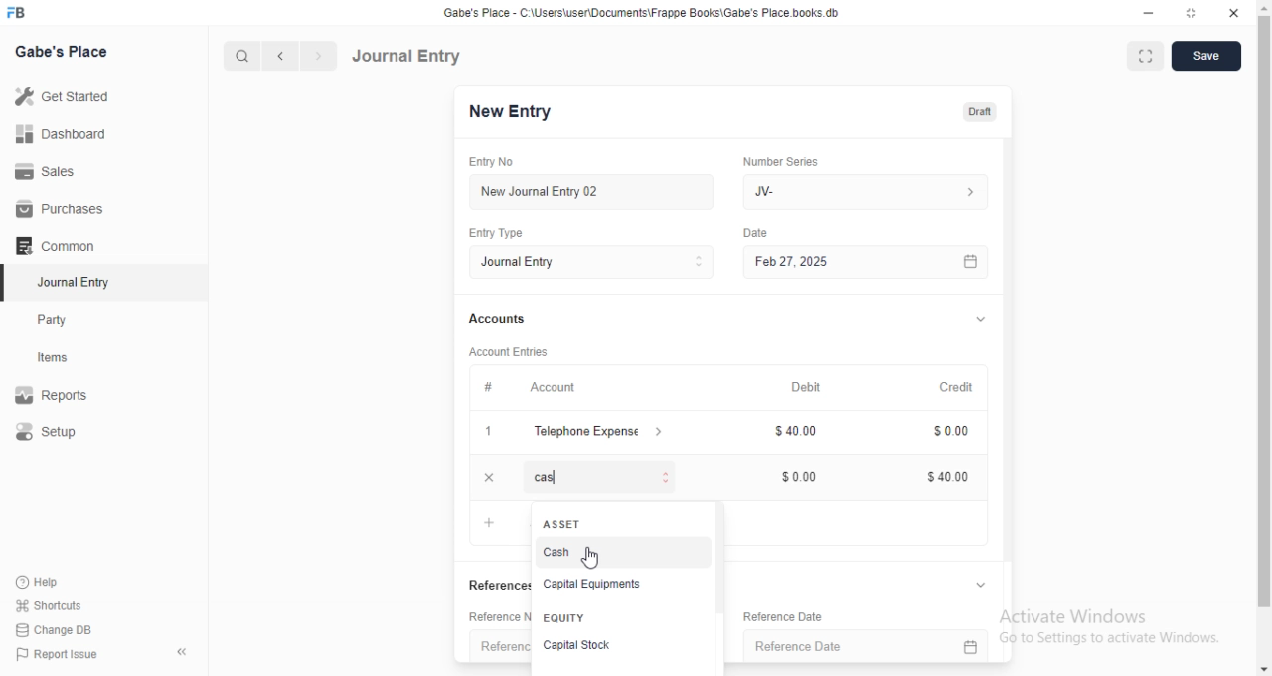 The height and width of the screenshot is (676, 1272). What do you see at coordinates (49, 173) in the screenshot?
I see `Sales` at bounding box center [49, 173].